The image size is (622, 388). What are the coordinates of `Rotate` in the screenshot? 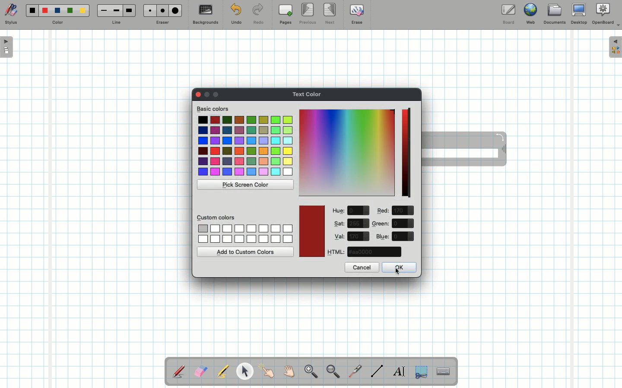 It's located at (500, 137).